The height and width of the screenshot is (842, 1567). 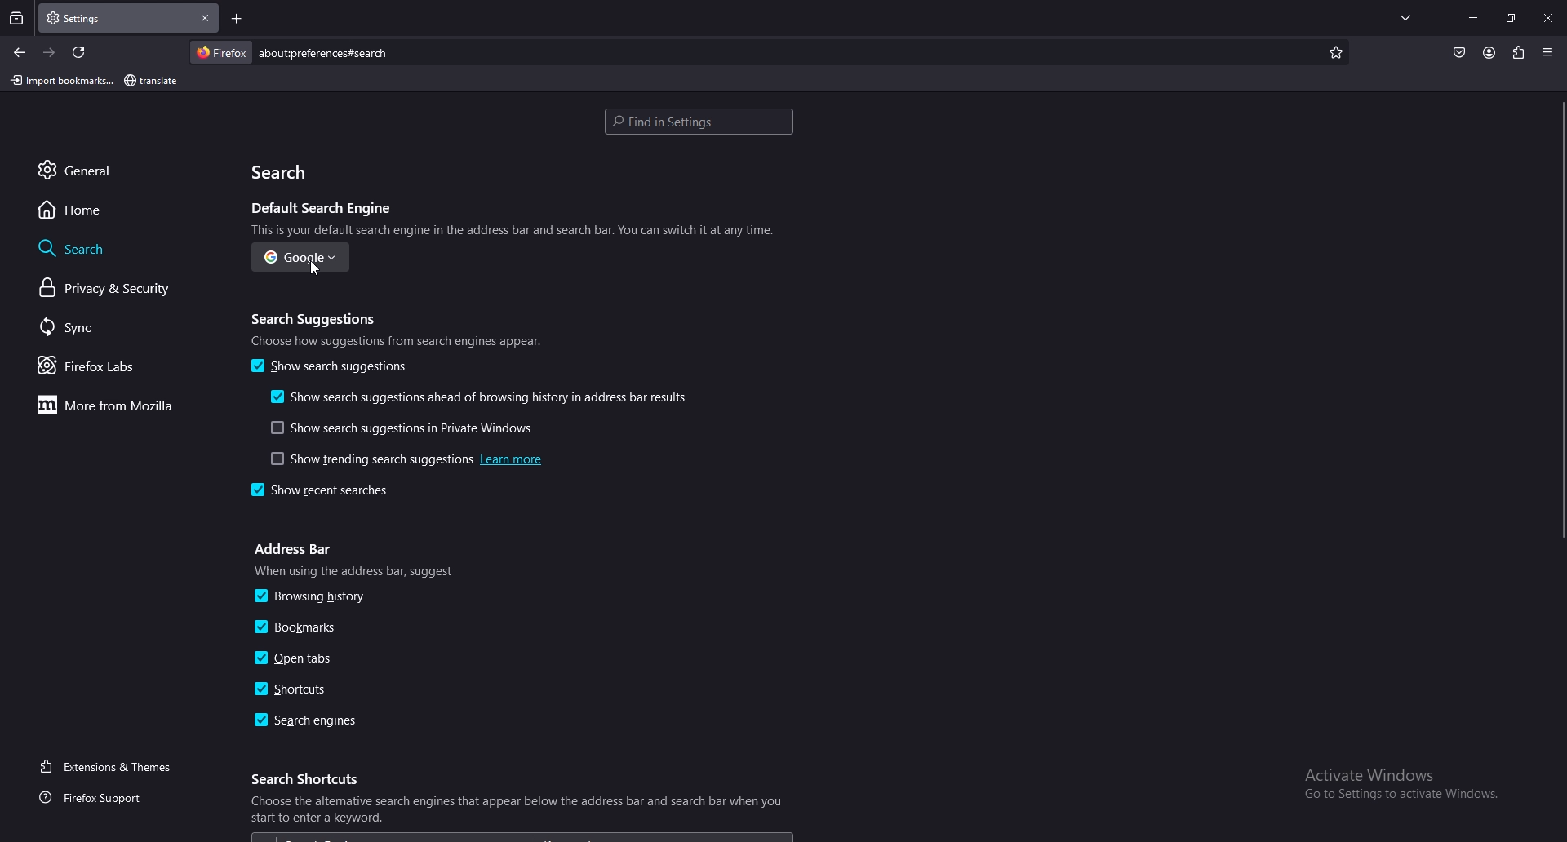 I want to click on search engines, so click(x=309, y=721).